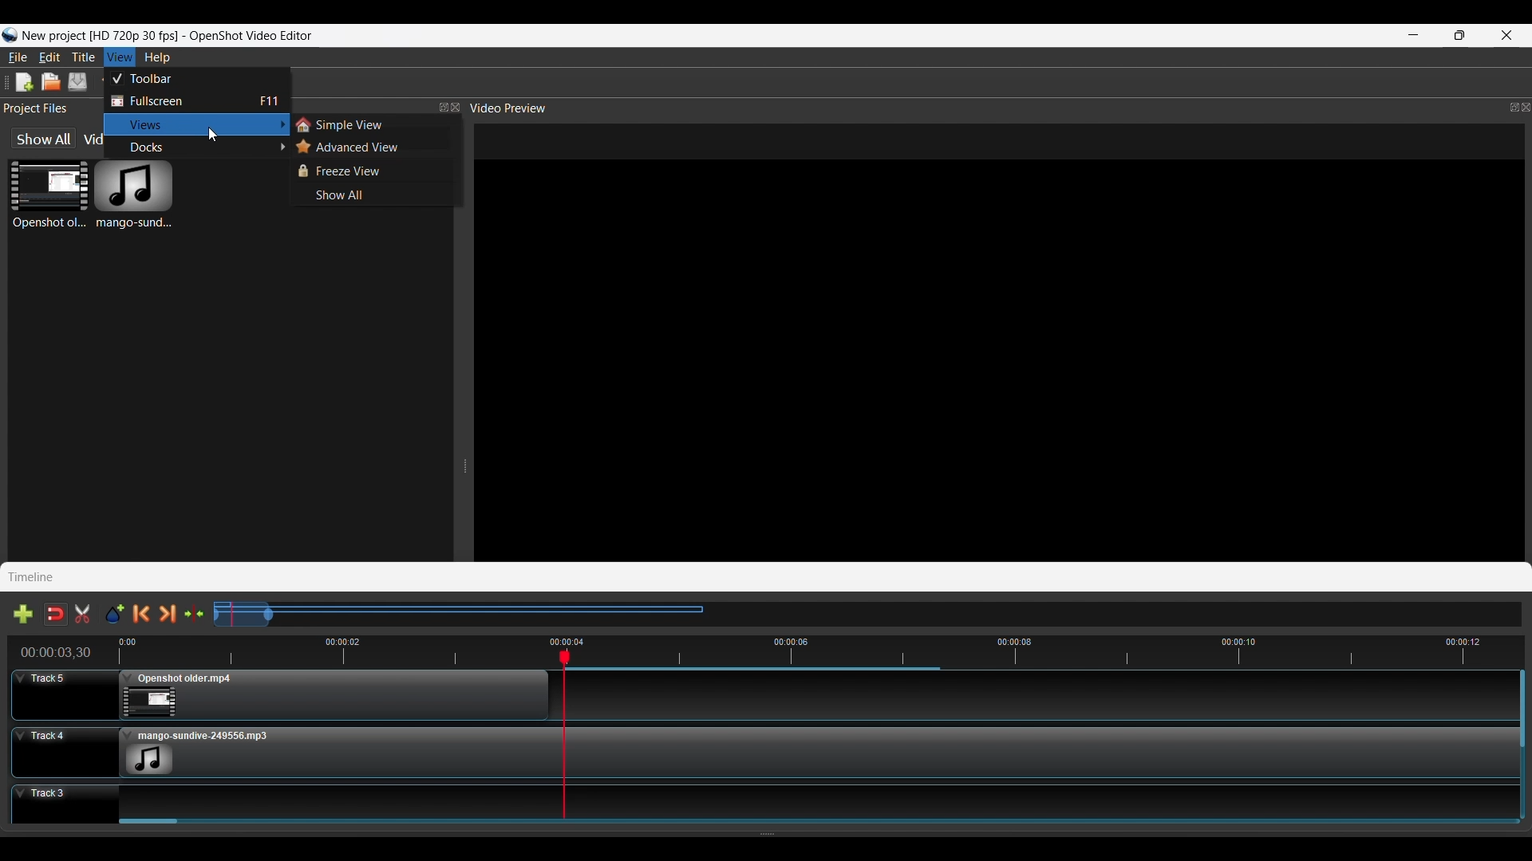 This screenshot has height=861, width=1532. Describe the element at coordinates (214, 134) in the screenshot. I see `Cursor` at that location.